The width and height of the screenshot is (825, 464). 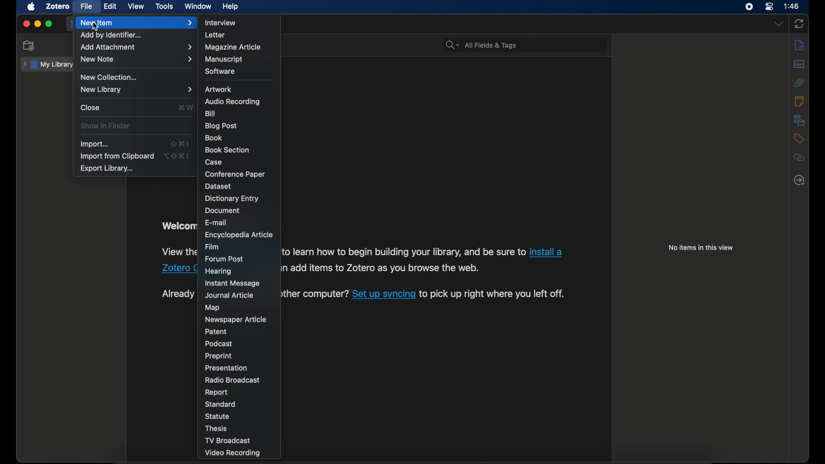 I want to click on libraries, so click(x=800, y=120).